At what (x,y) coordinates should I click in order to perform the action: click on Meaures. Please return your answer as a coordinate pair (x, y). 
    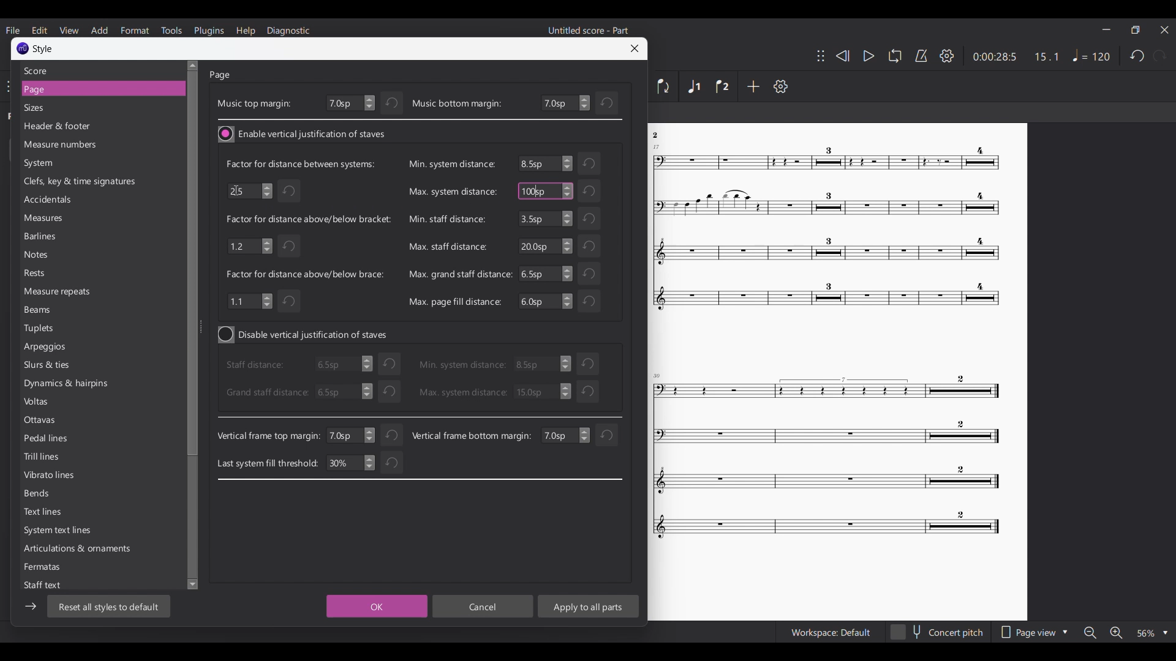
    Looking at the image, I should click on (74, 220).